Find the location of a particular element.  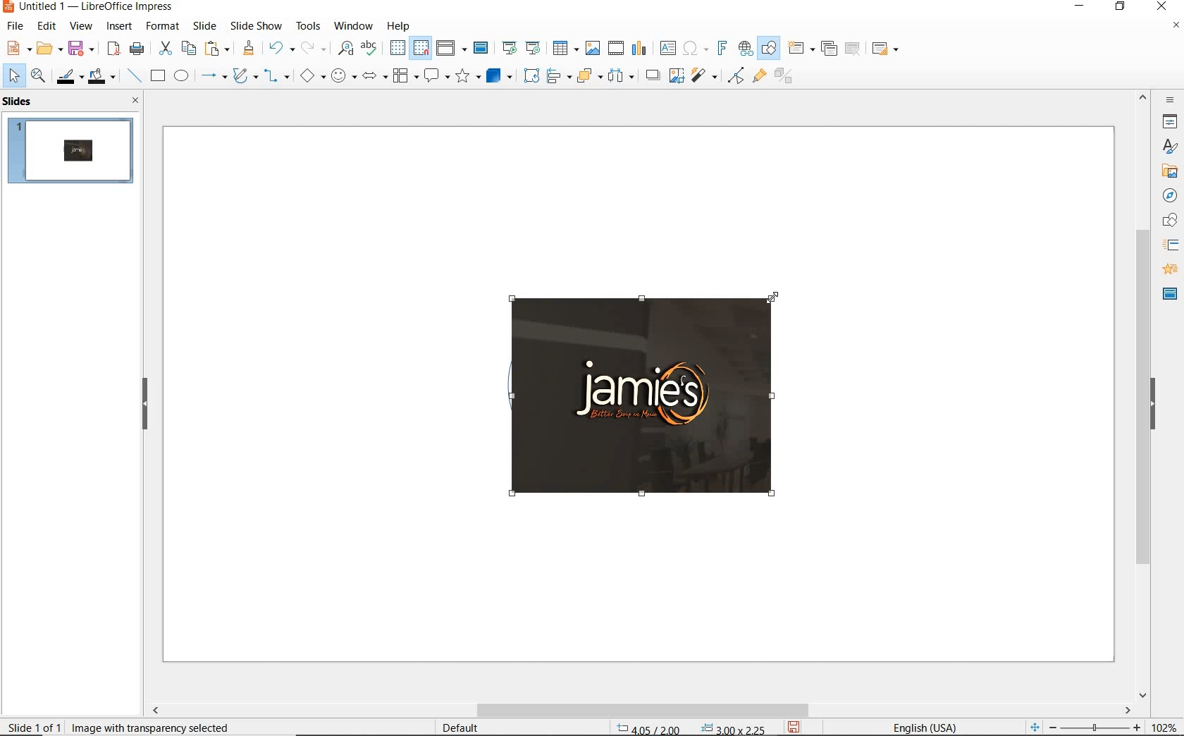

ellipse is located at coordinates (181, 77).